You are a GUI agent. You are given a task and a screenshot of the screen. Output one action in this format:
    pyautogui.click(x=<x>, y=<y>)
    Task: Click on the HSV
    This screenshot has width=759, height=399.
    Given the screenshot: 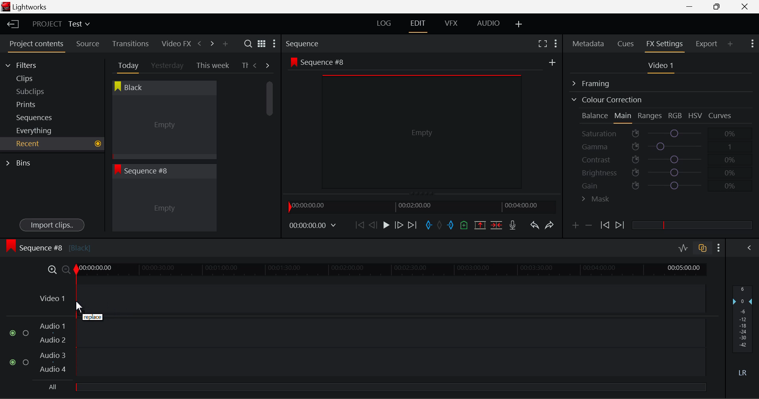 What is the action you would take?
    pyautogui.click(x=695, y=115)
    